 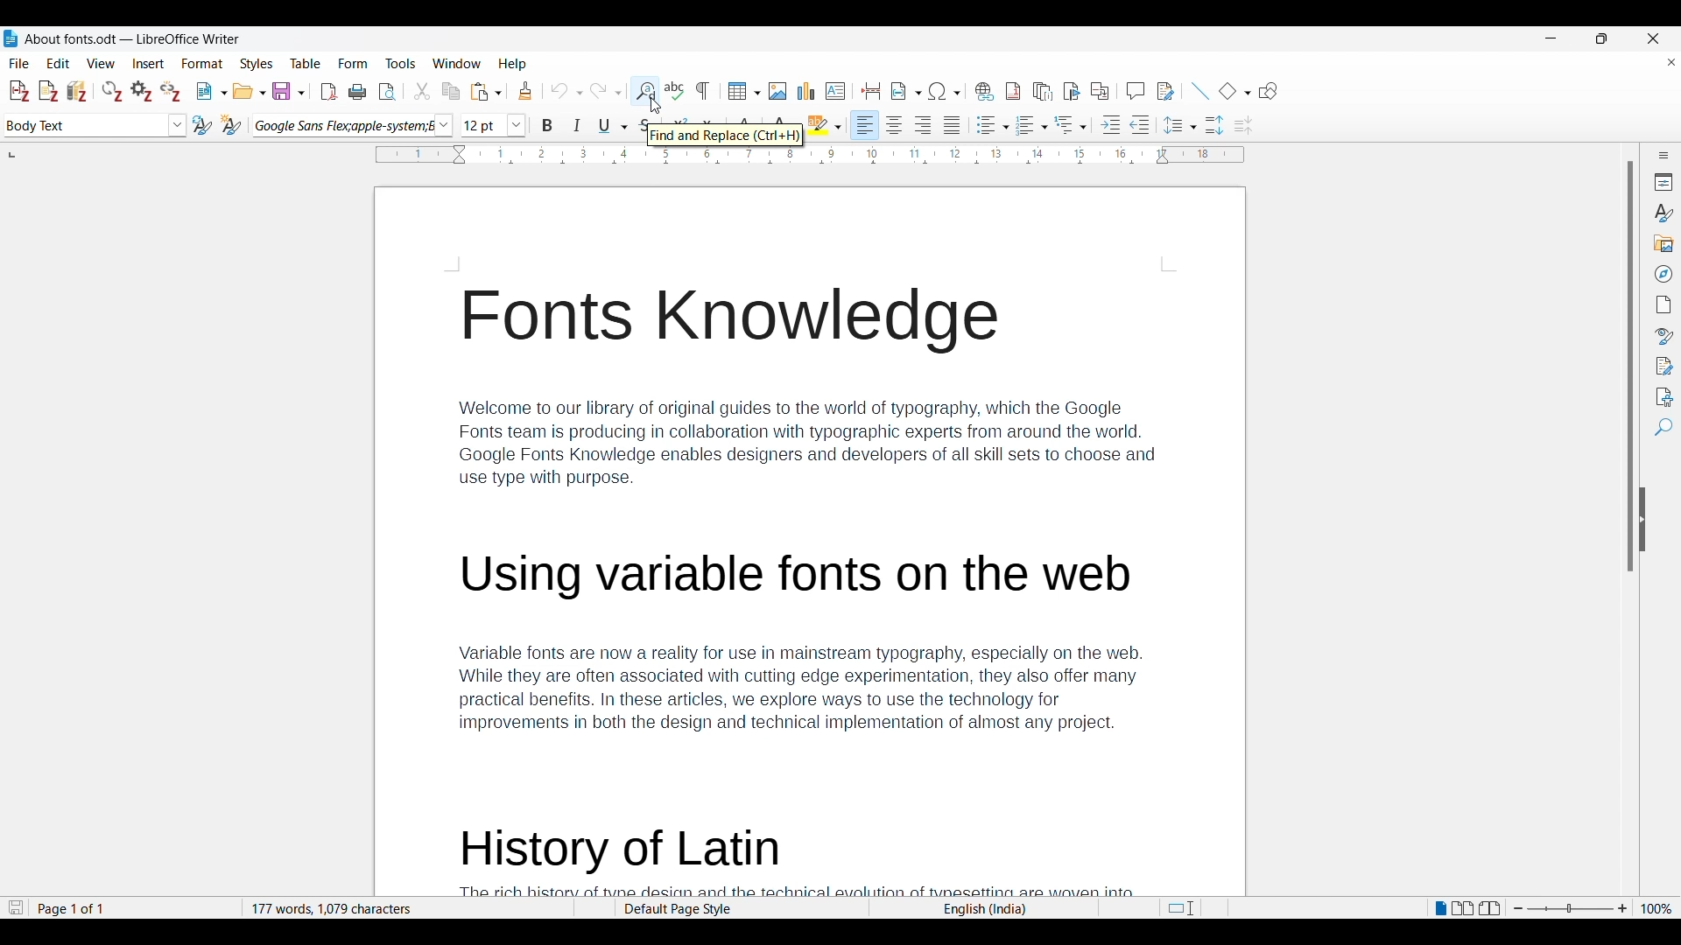 What do you see at coordinates (357, 91) in the screenshot?
I see `Print` at bounding box center [357, 91].